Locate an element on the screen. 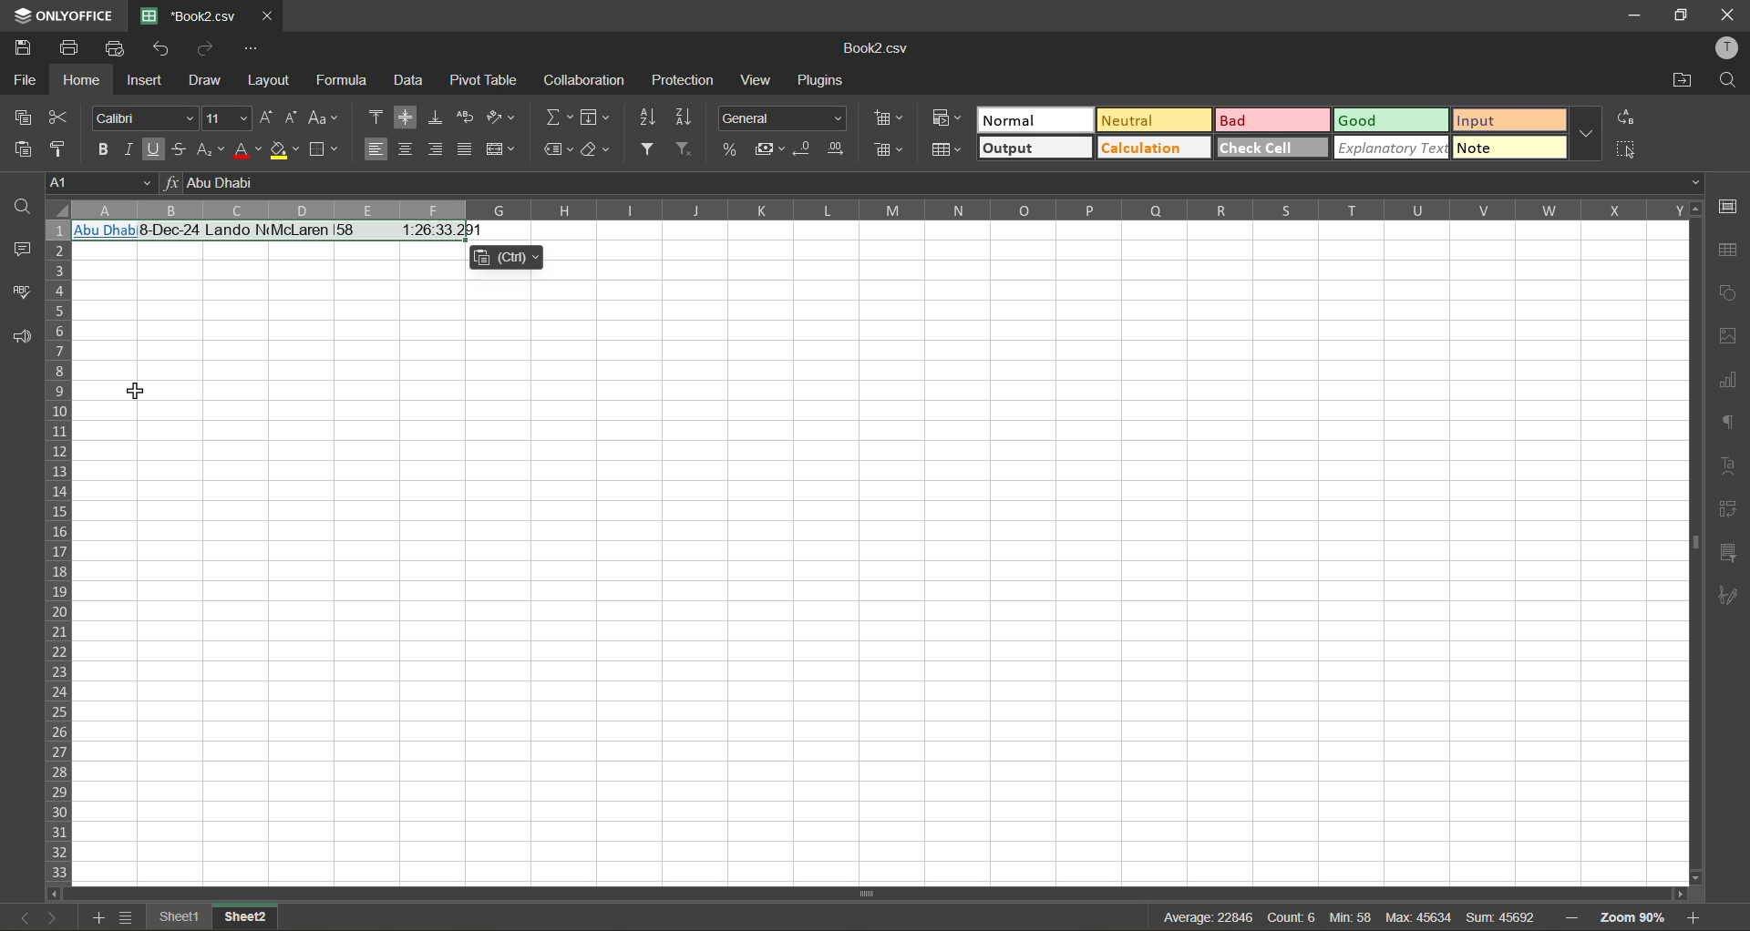  add sheet is located at coordinates (99, 918).